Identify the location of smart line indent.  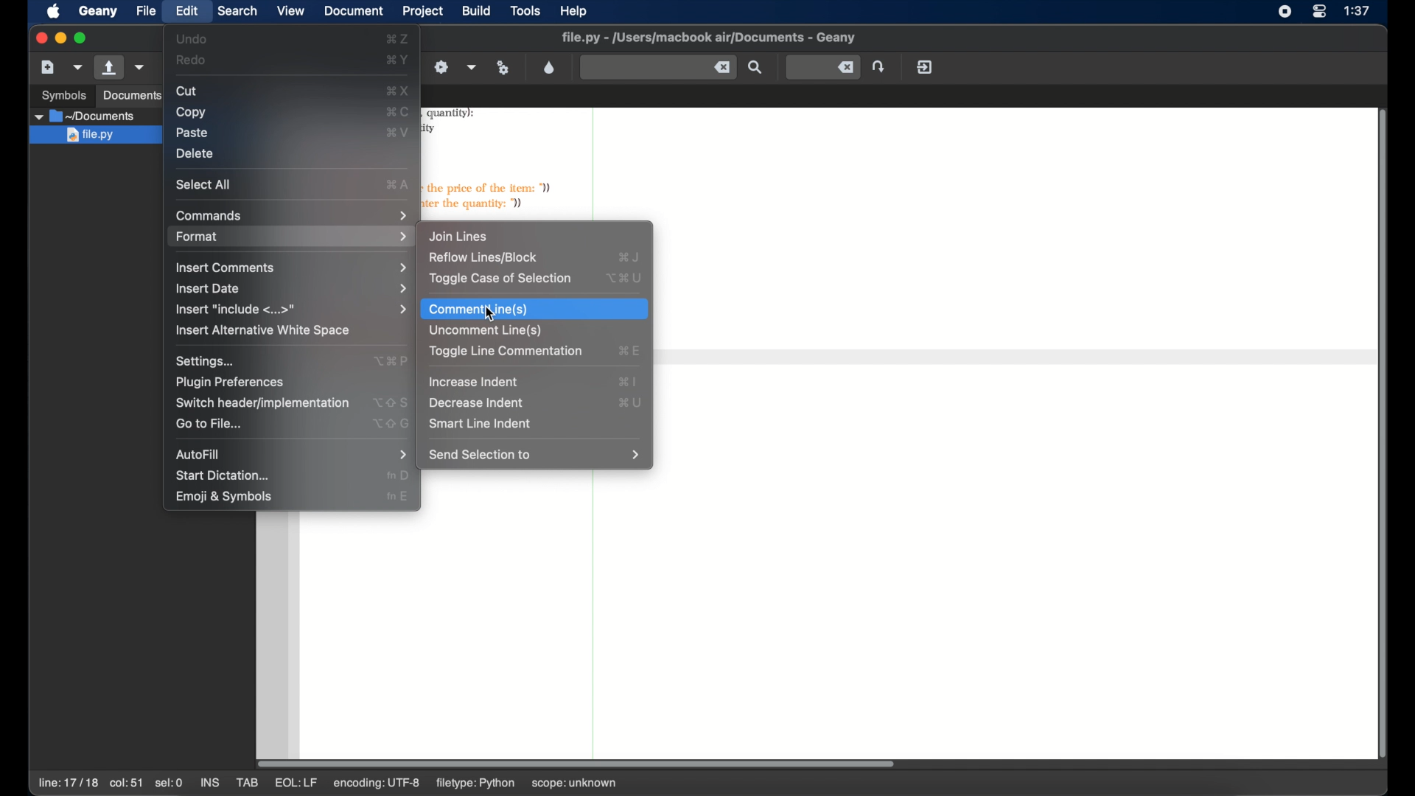
(481, 424).